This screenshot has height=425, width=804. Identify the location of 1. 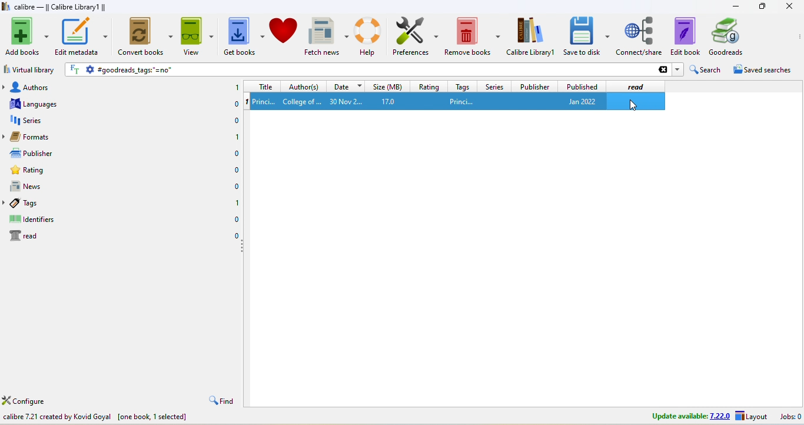
(237, 137).